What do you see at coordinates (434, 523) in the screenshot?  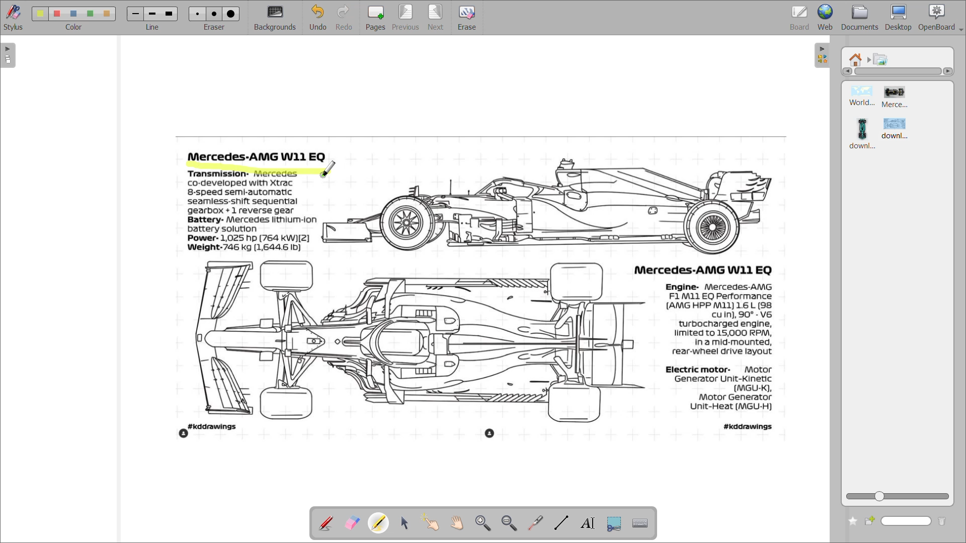 I see `interact with items` at bounding box center [434, 523].